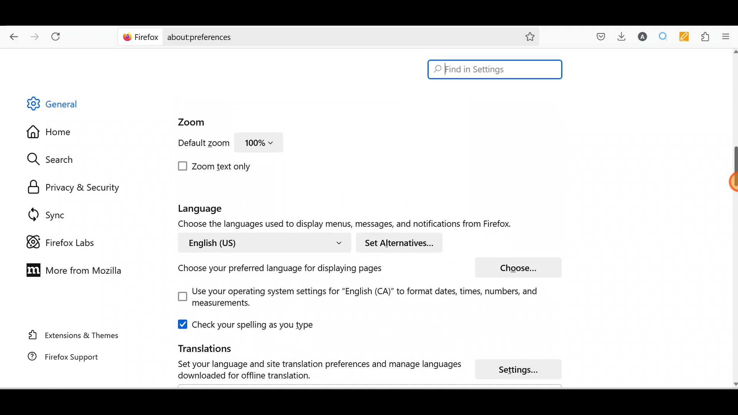 This screenshot has width=738, height=415. Describe the element at coordinates (352, 225) in the screenshot. I see `Choose the languages used to display menu, messages and notifications from Firefox` at that location.